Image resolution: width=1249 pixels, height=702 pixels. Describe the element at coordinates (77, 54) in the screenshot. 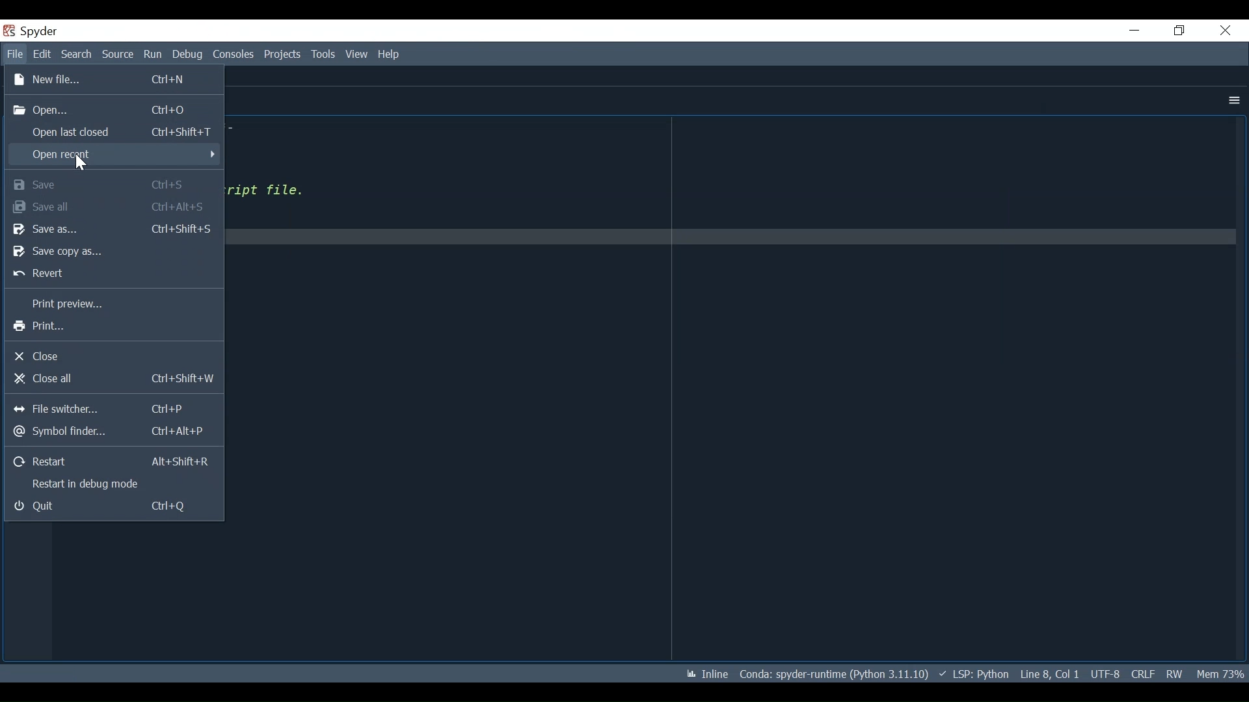

I see `Search` at that location.